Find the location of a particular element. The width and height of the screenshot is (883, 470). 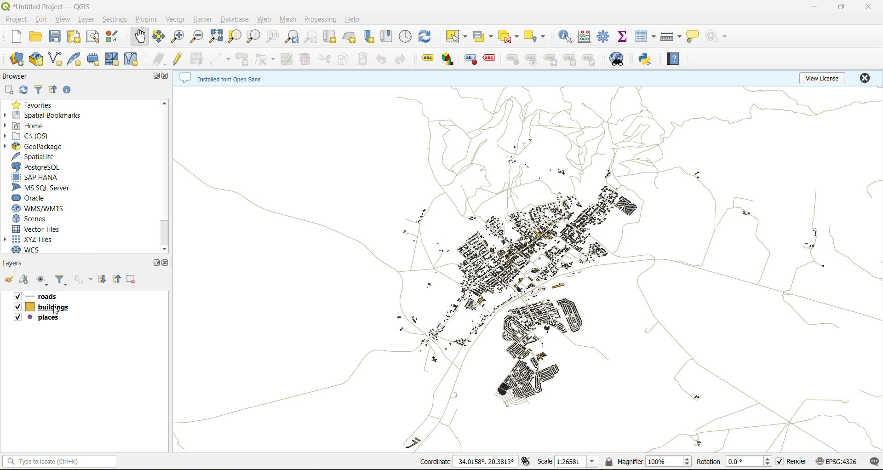

plugins is located at coordinates (149, 19).